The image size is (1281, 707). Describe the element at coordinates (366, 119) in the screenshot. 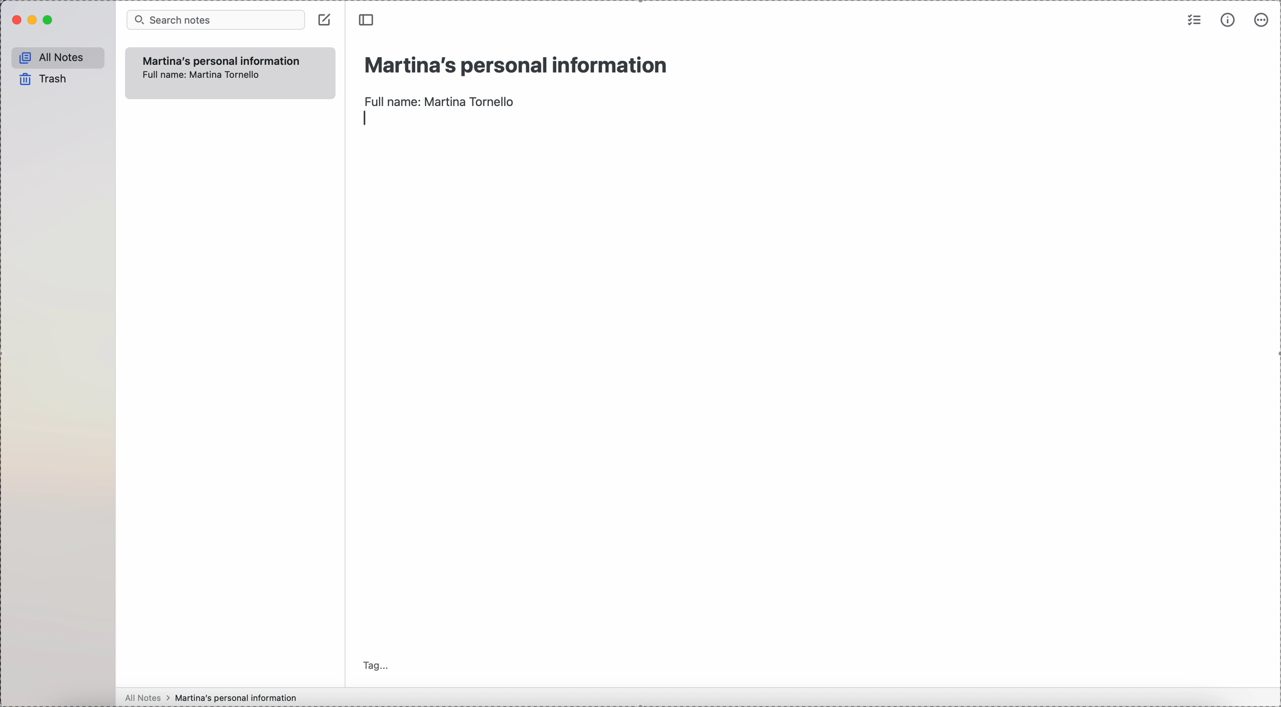

I see `enter` at that location.